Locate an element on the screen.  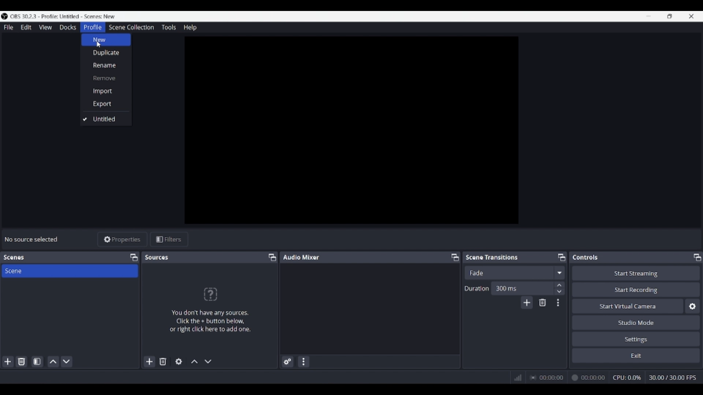
File menu is located at coordinates (8, 27).